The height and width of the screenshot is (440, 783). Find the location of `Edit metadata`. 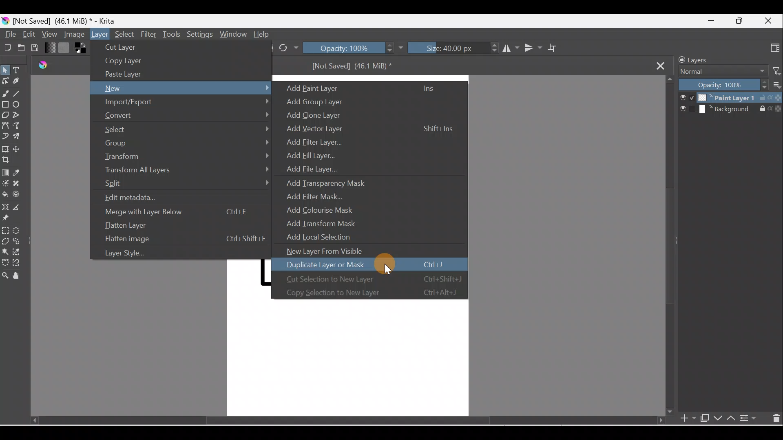

Edit metadata is located at coordinates (147, 198).